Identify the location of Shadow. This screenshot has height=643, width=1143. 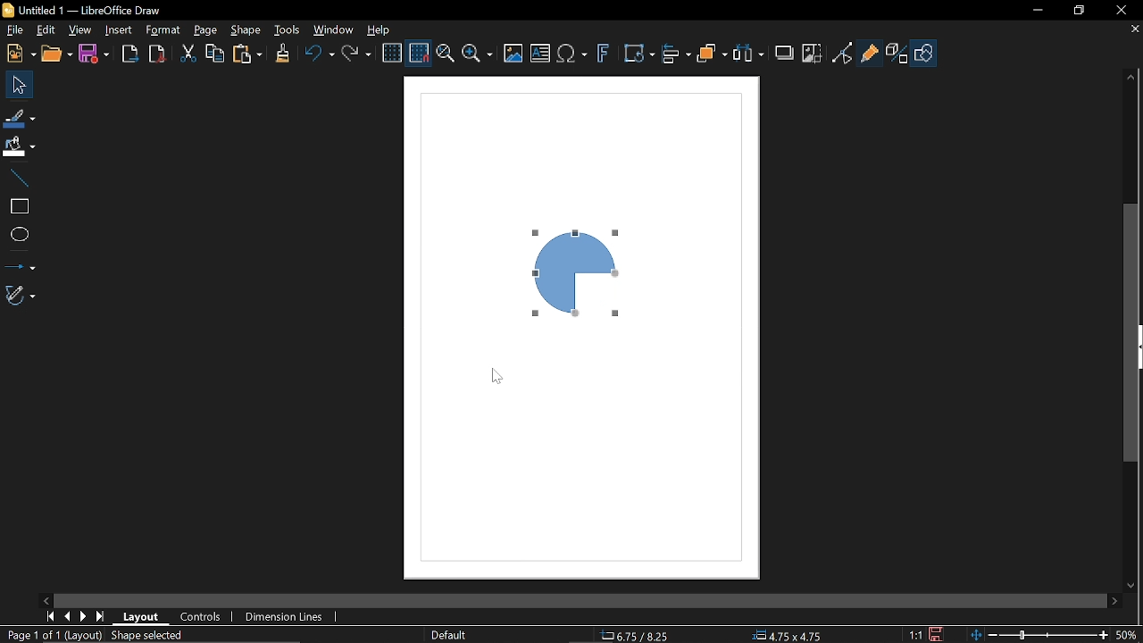
(785, 51).